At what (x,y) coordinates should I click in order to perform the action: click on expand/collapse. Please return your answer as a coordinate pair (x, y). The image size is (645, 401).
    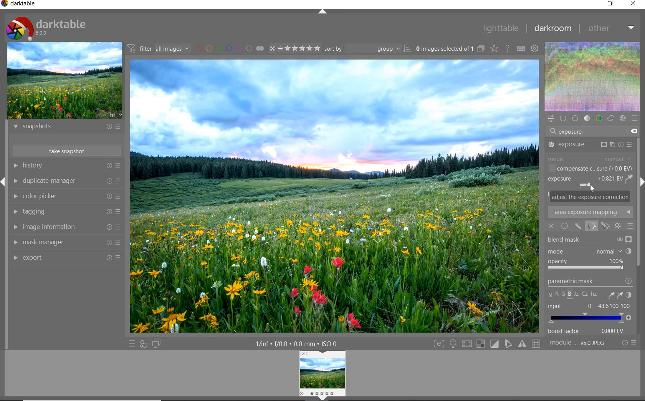
    Looking at the image, I should click on (324, 13).